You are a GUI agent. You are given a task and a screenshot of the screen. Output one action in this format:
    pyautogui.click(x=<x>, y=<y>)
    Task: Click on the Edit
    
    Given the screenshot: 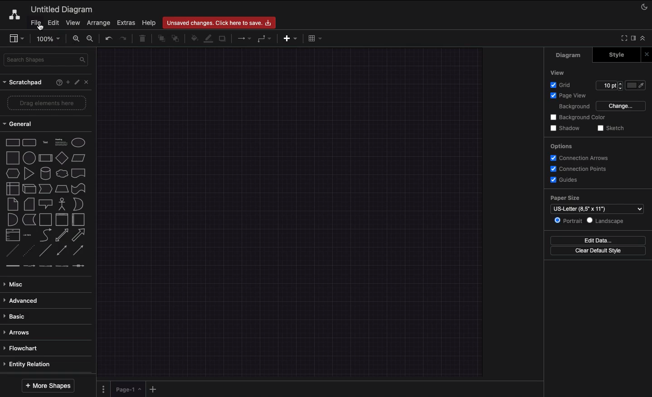 What is the action you would take?
    pyautogui.click(x=52, y=23)
    